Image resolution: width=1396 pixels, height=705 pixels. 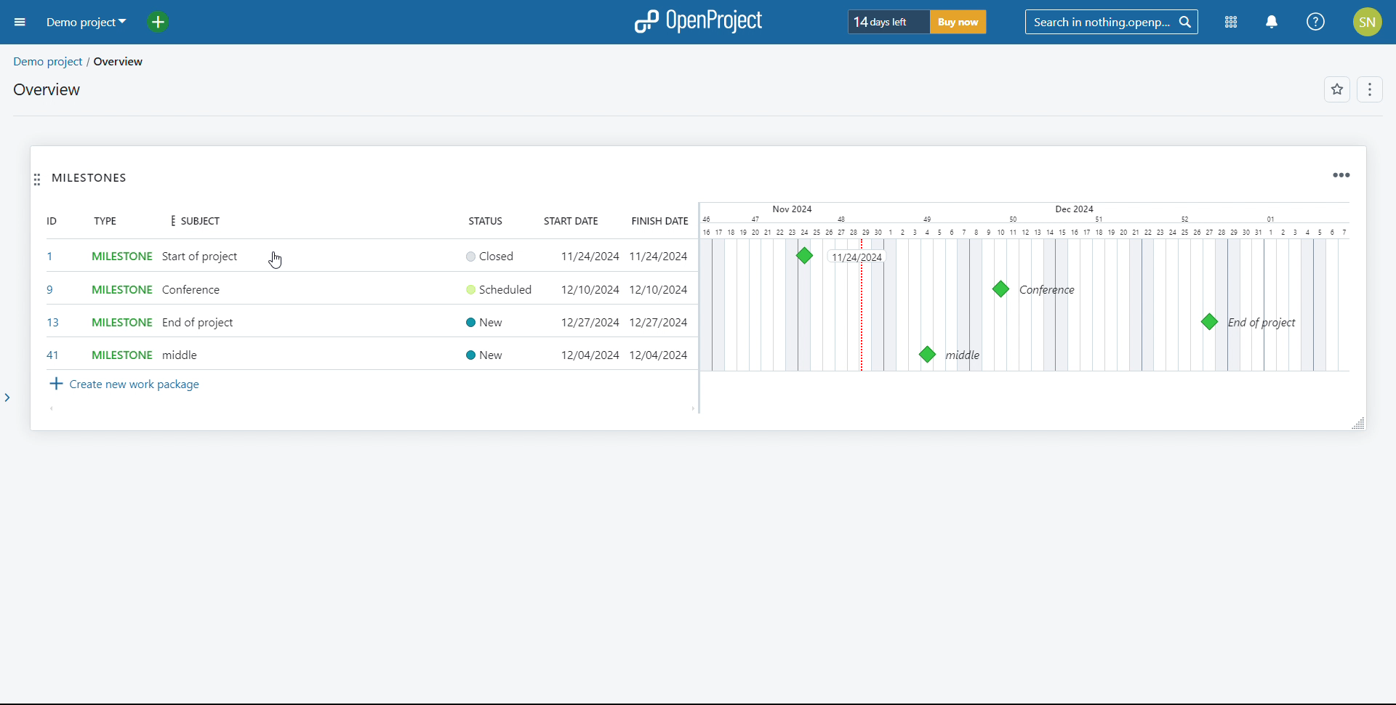 I want to click on finish date, so click(x=658, y=222).